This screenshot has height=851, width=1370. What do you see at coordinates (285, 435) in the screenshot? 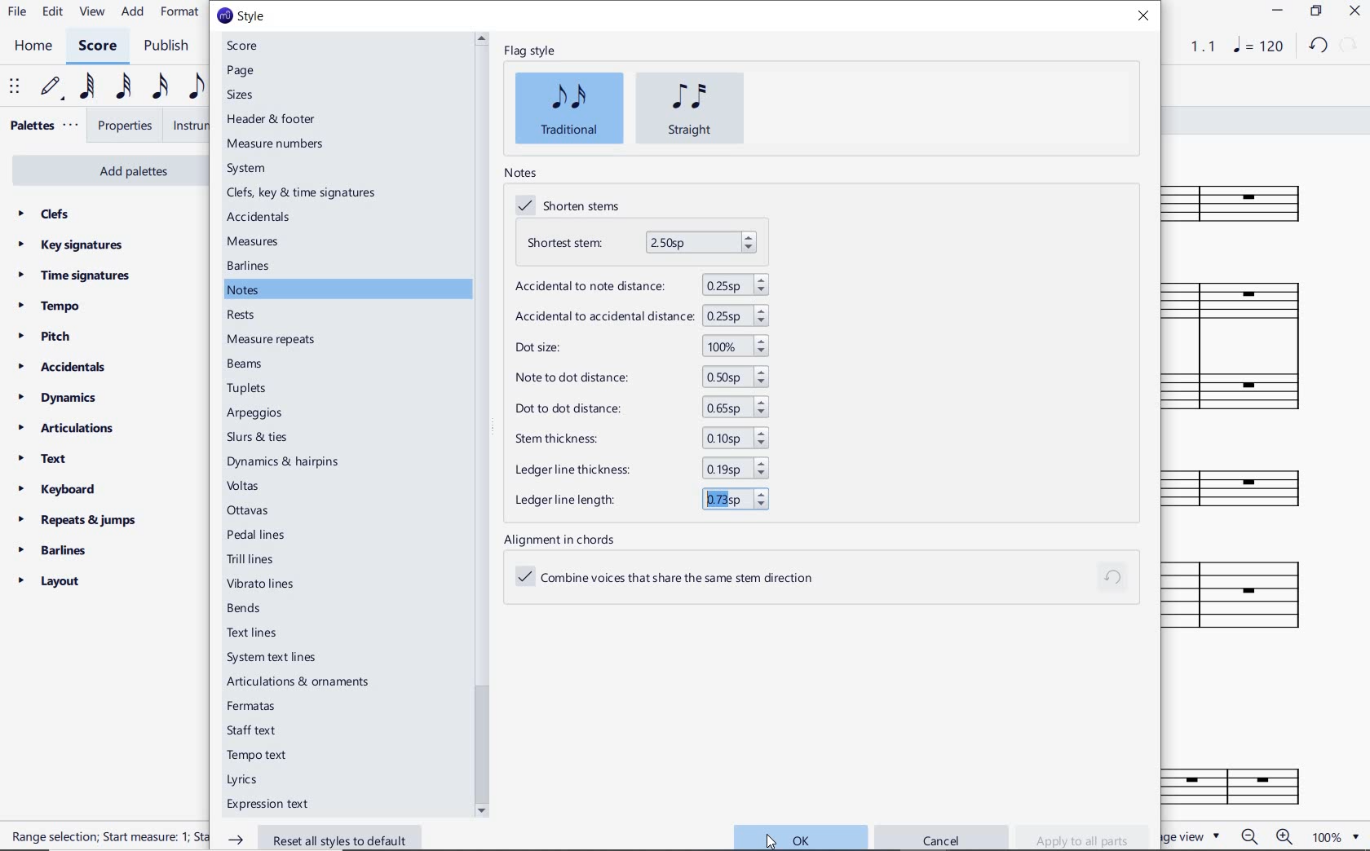
I see `slurs & ties` at bounding box center [285, 435].